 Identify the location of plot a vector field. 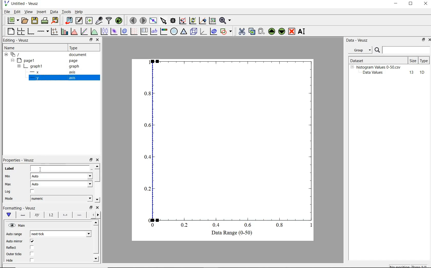
(134, 31).